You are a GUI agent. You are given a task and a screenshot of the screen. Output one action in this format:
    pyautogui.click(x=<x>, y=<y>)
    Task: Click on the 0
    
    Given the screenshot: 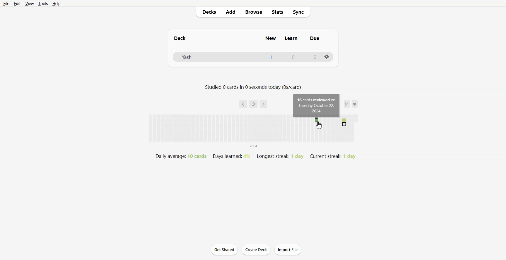 What is the action you would take?
    pyautogui.click(x=293, y=57)
    